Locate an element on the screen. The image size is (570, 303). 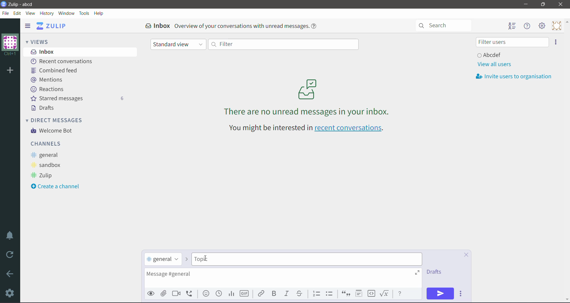
Edit is located at coordinates (18, 13).